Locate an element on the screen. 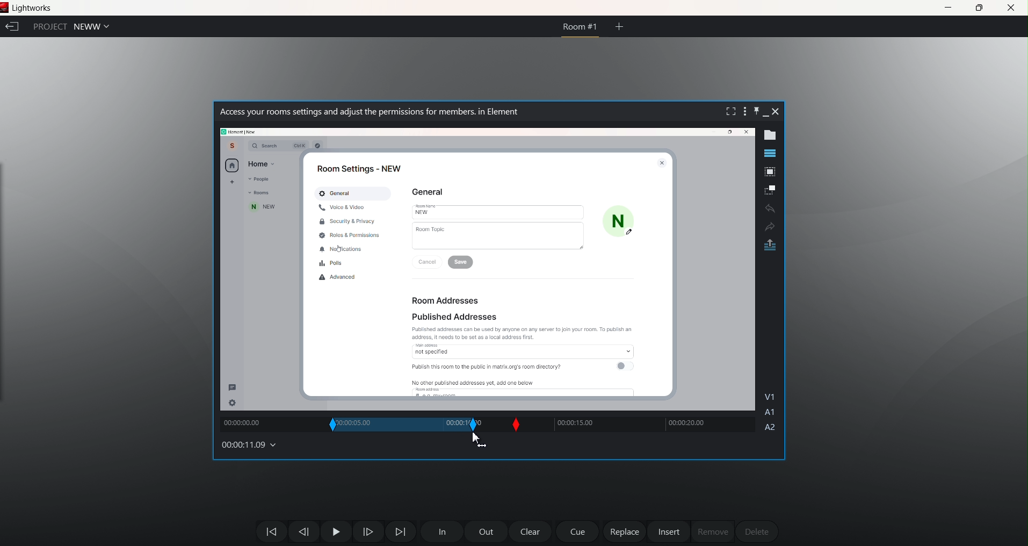 The image size is (1028, 546). minimize is located at coordinates (765, 113).